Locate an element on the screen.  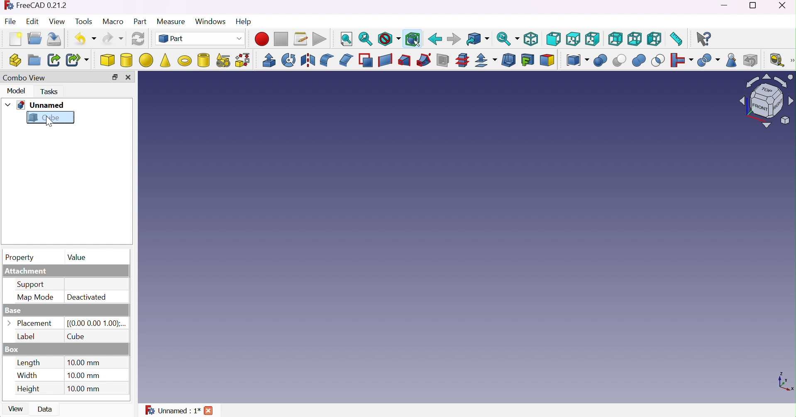
Refresh is located at coordinates (138, 39).